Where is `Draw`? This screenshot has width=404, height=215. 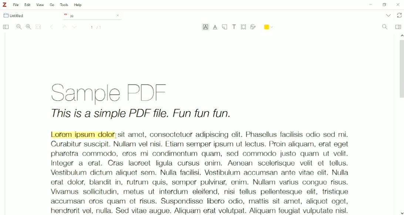 Draw is located at coordinates (253, 26).